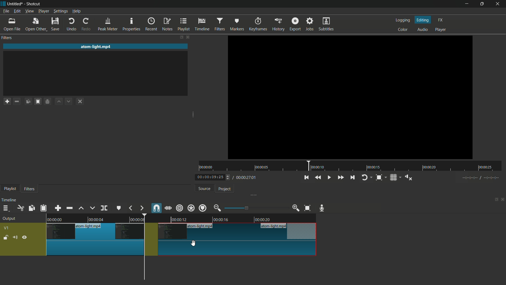 Image resolution: width=506 pixels, height=285 pixels. I want to click on timeline, so click(203, 25).